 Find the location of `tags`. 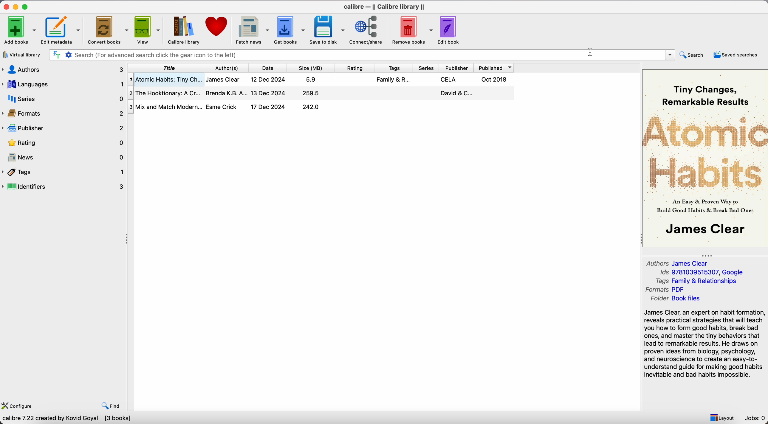

tags is located at coordinates (64, 172).